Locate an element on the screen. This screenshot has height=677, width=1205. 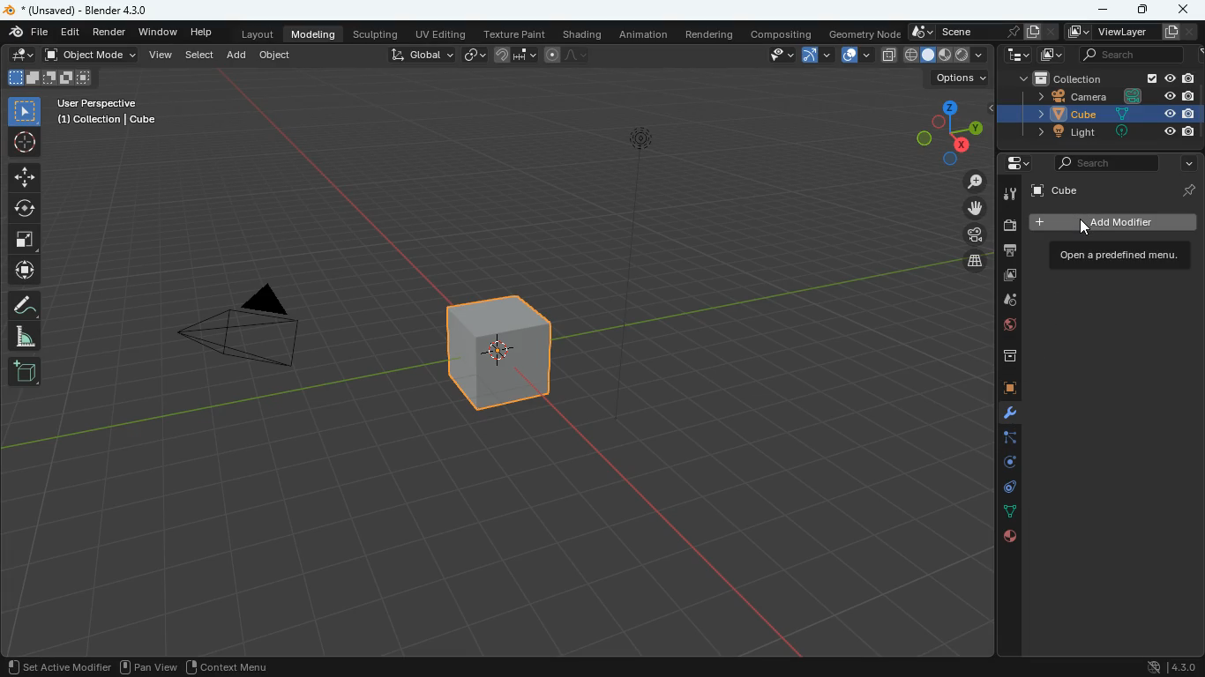
drop is located at coordinates (1003, 301).